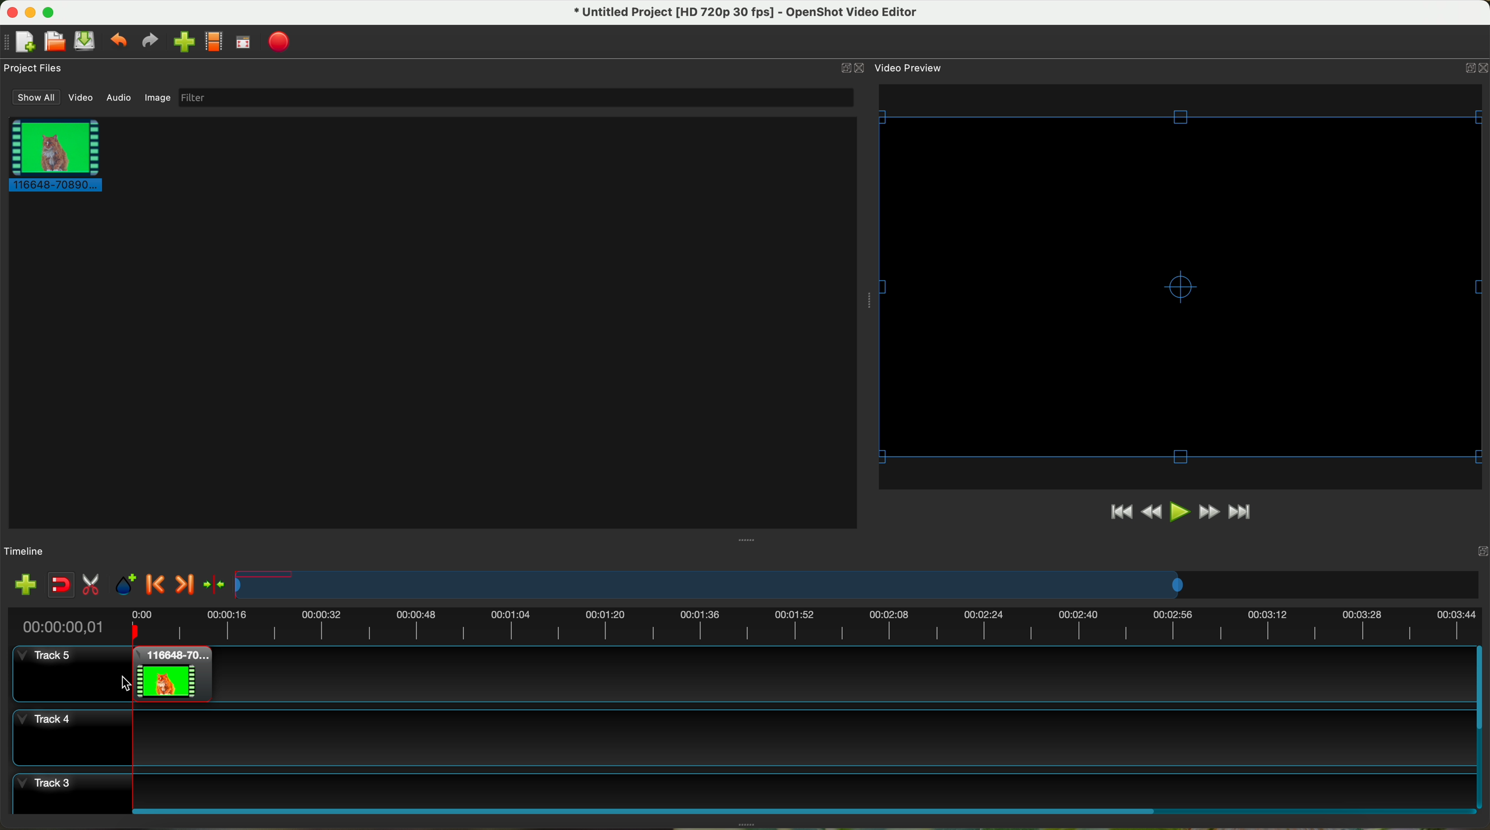  I want to click on save project, so click(86, 41).